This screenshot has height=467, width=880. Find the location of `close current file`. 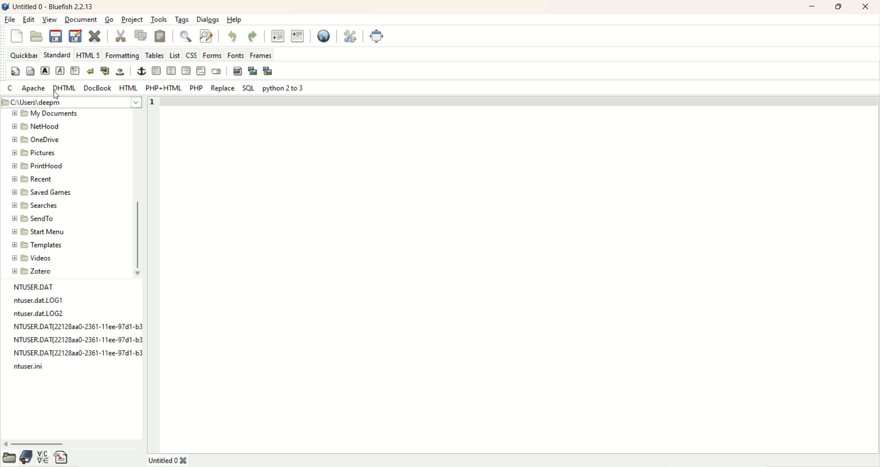

close current file is located at coordinates (97, 37).